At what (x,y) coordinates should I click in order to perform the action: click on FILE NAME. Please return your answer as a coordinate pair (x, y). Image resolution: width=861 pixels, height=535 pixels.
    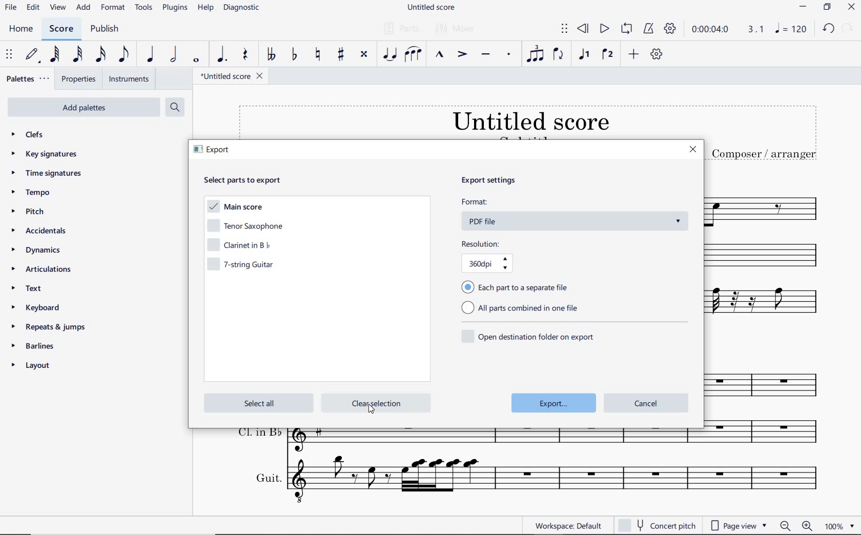
    Looking at the image, I should click on (232, 77).